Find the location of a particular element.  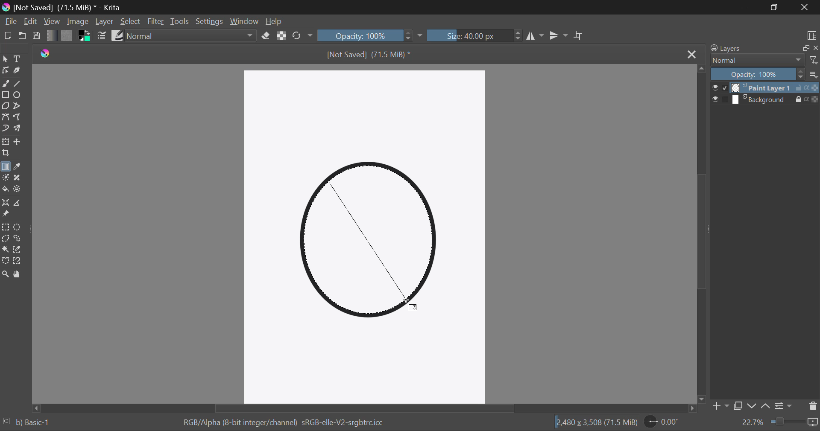

Move Layers is located at coordinates (19, 143).